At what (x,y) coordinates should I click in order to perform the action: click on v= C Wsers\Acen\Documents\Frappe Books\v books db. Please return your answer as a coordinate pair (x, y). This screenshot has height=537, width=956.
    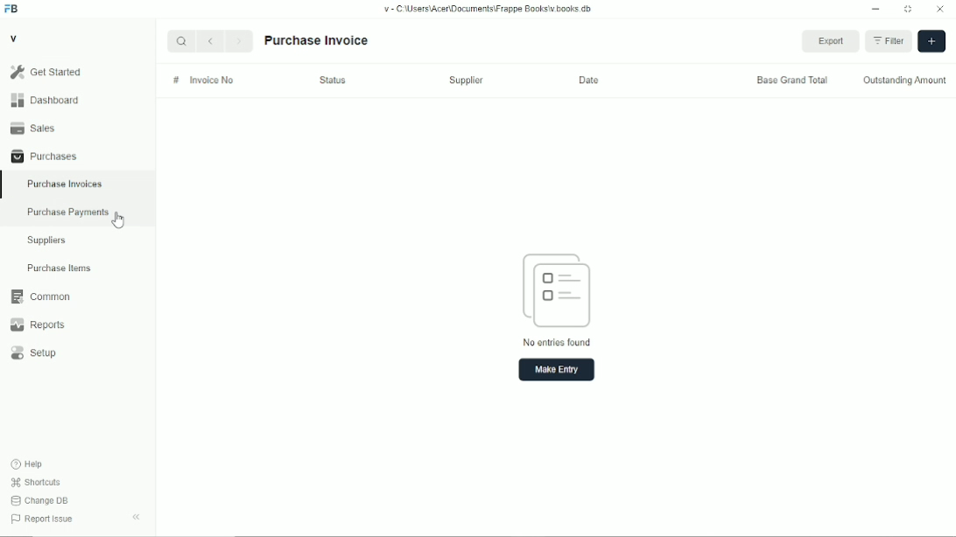
    Looking at the image, I should click on (489, 9).